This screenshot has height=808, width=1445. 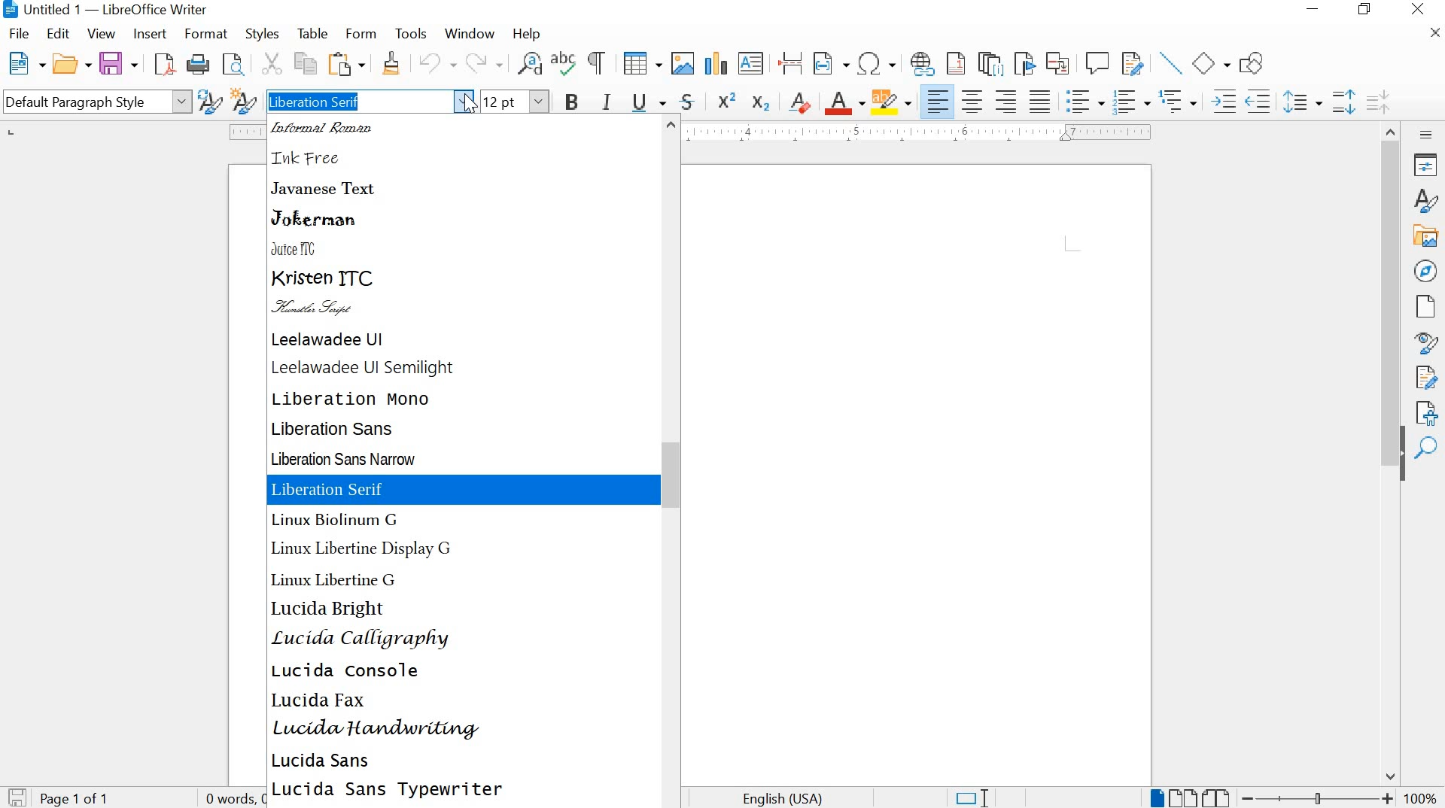 I want to click on INSERT BOOKMARK, so click(x=1025, y=65).